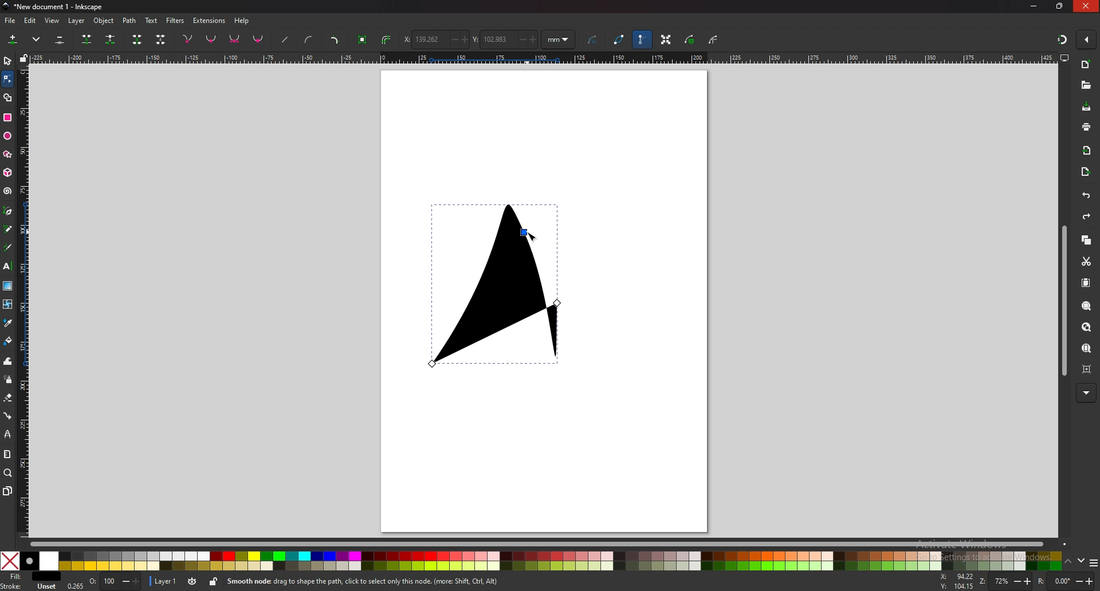 Image resolution: width=1100 pixels, height=591 pixels. What do you see at coordinates (9, 398) in the screenshot?
I see `eraser` at bounding box center [9, 398].